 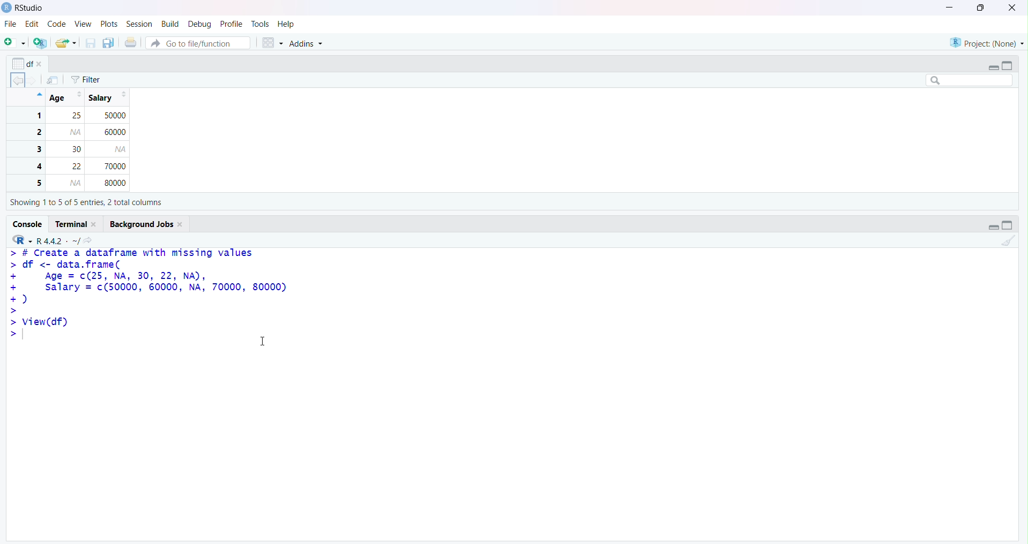 What do you see at coordinates (31, 62) in the screenshot?
I see `df` at bounding box center [31, 62].